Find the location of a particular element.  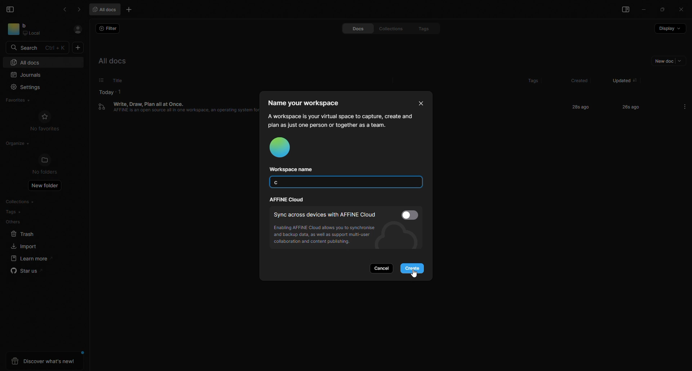

import is located at coordinates (22, 246).